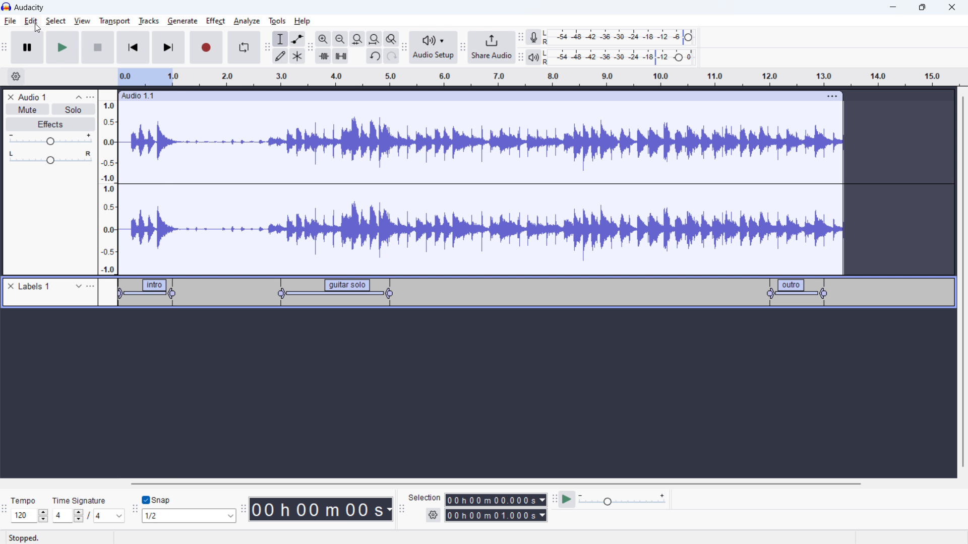 The image size is (968, 544). I want to click on mute, so click(27, 110).